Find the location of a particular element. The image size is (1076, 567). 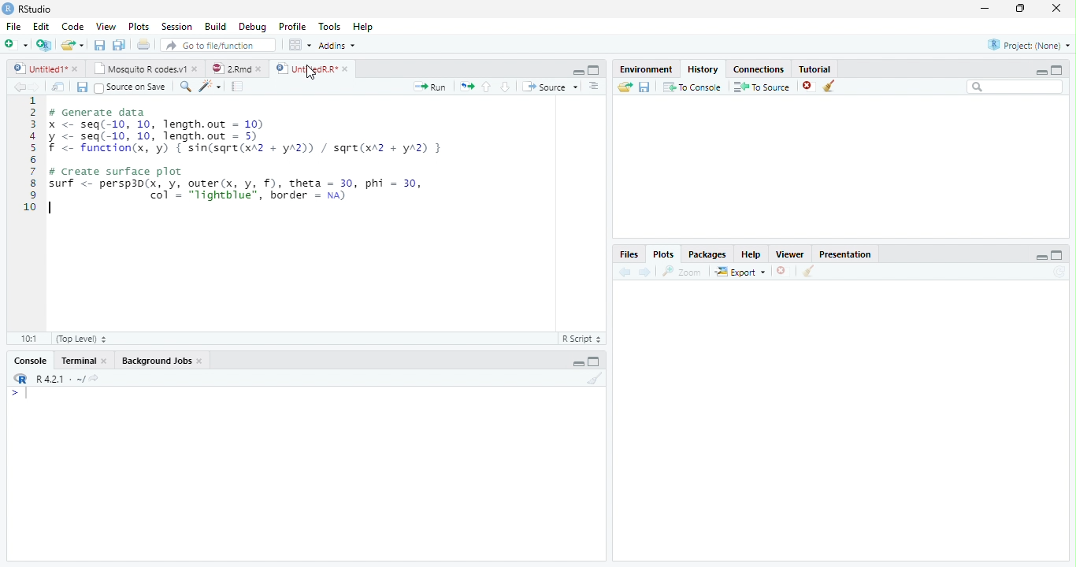

Maximize is located at coordinates (593, 363).